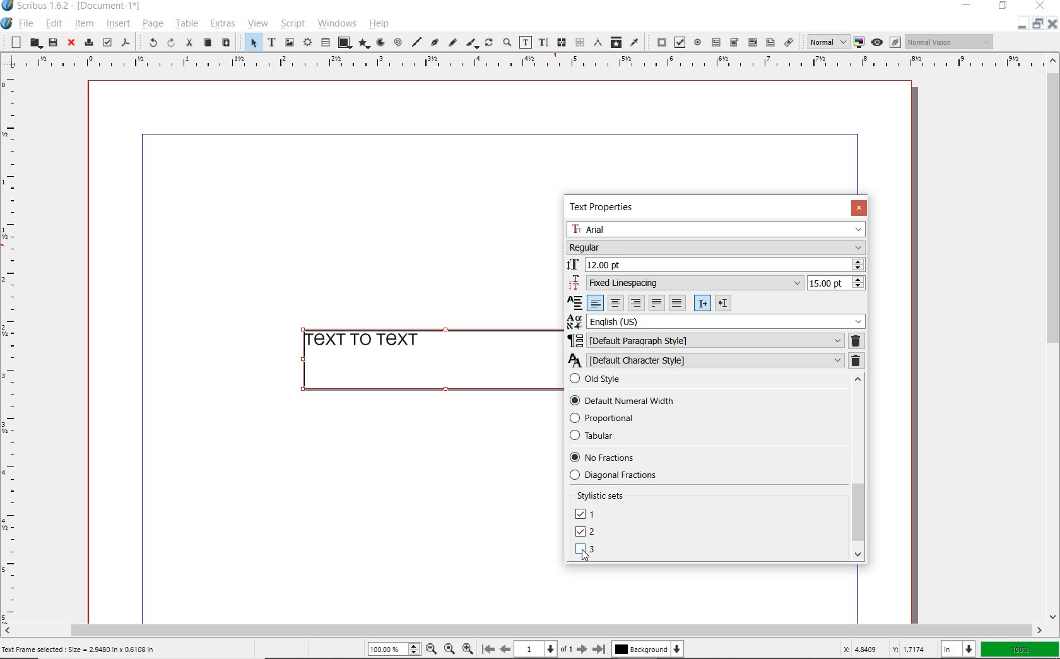  Describe the element at coordinates (707, 361) in the screenshot. I see `DEFAULT CHARACTER STYLE` at that location.